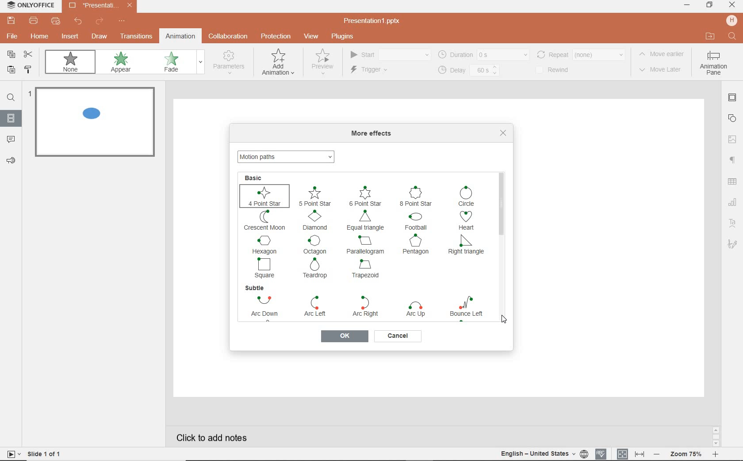  Describe the element at coordinates (11, 454) in the screenshot. I see `start slide show` at that location.